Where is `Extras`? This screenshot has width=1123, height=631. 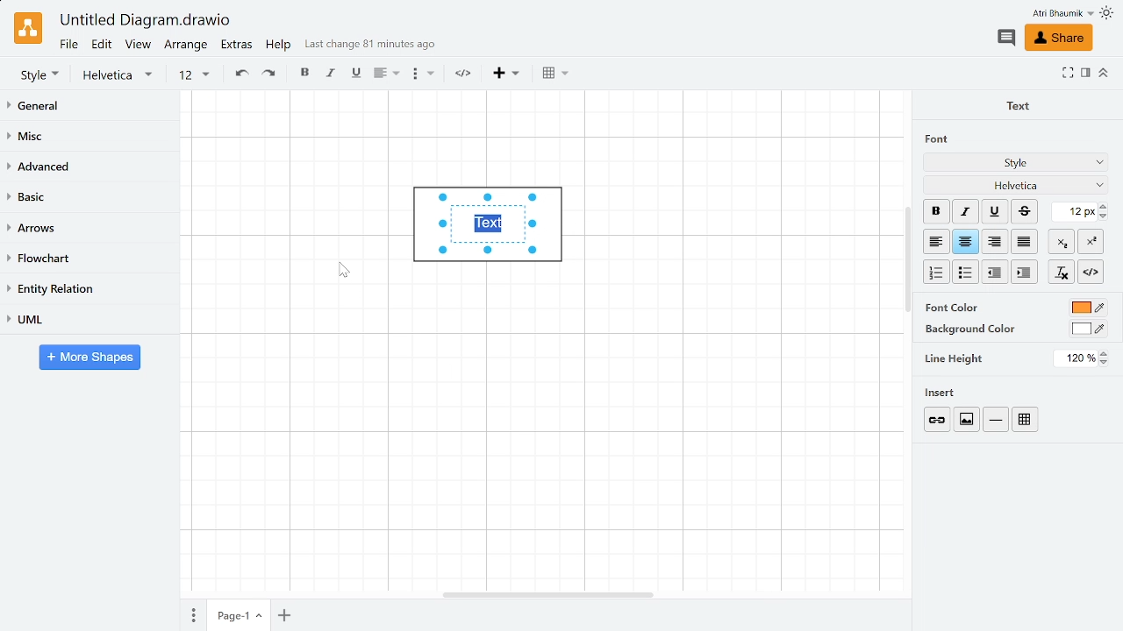 Extras is located at coordinates (239, 46).